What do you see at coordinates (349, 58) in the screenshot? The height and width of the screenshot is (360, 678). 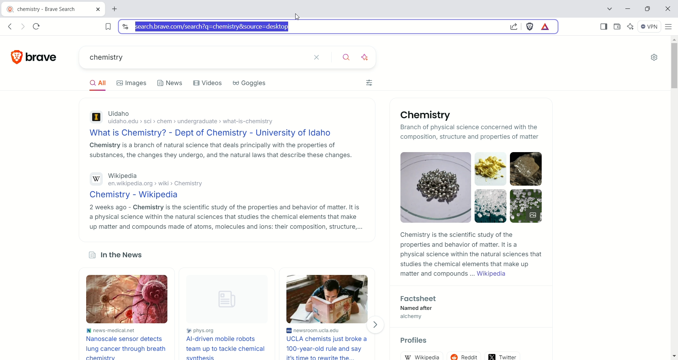 I see `search` at bounding box center [349, 58].